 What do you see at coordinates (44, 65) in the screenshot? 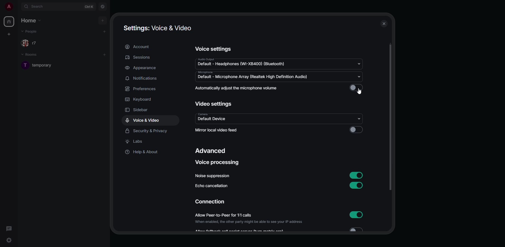
I see `room` at bounding box center [44, 65].